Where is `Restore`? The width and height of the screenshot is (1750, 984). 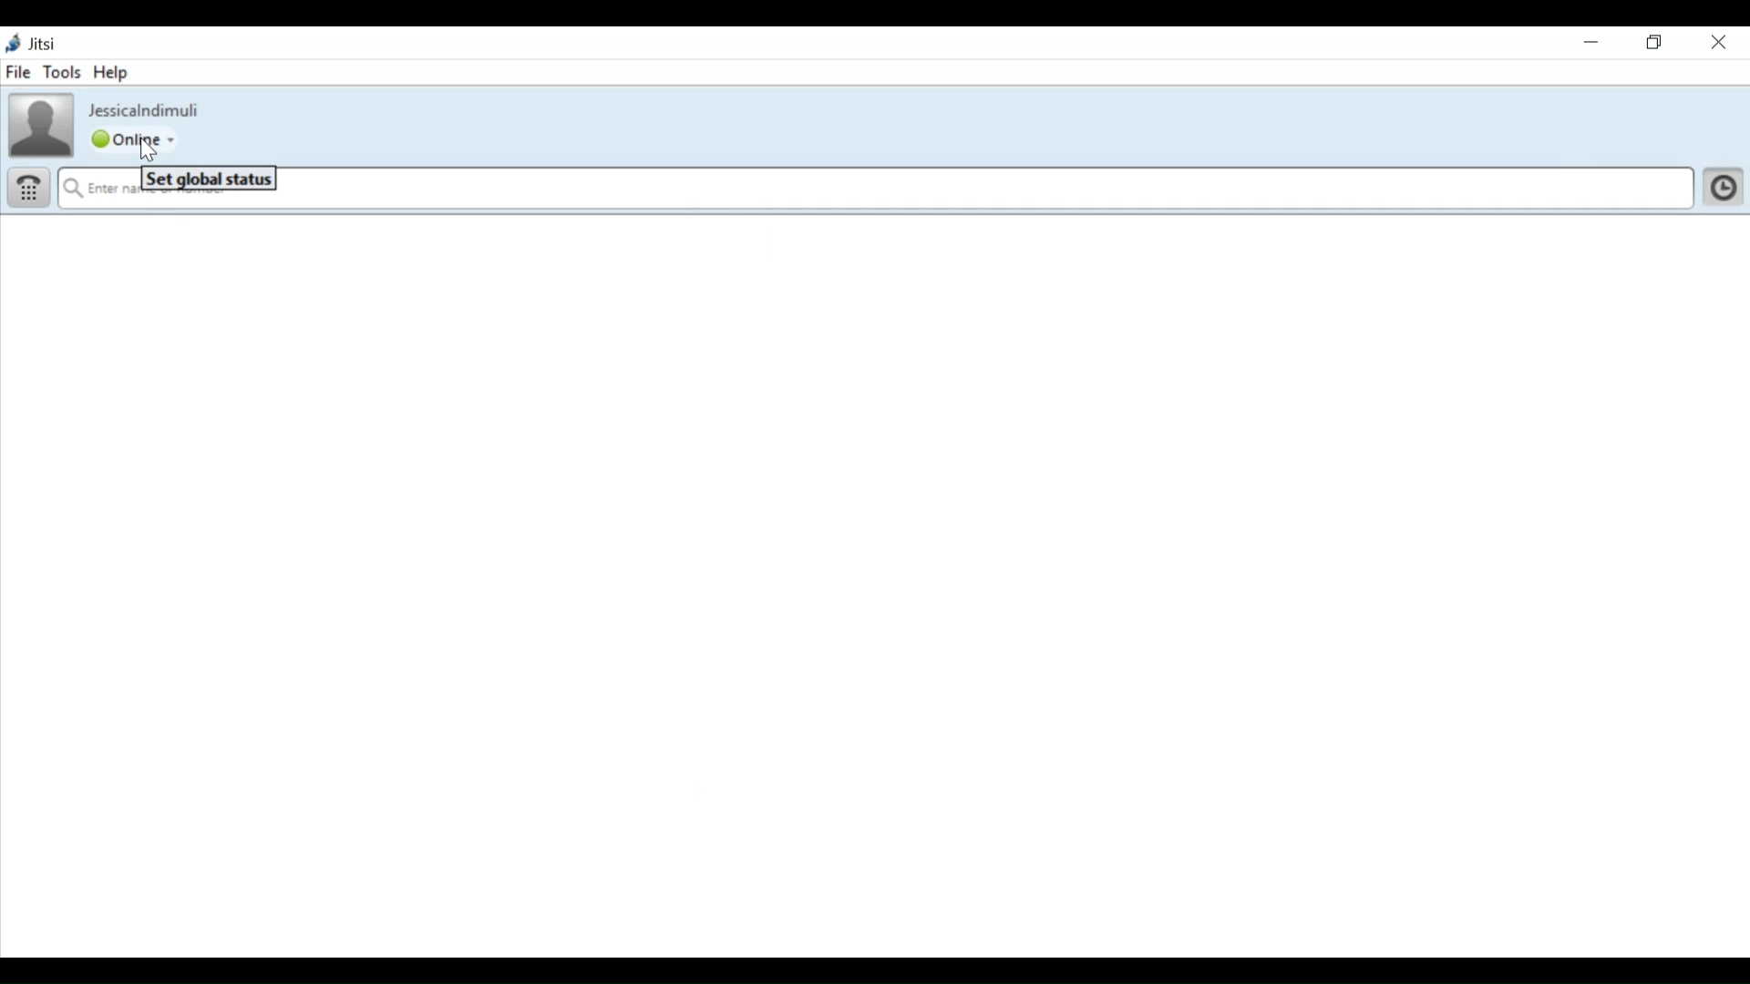
Restore is located at coordinates (1652, 44).